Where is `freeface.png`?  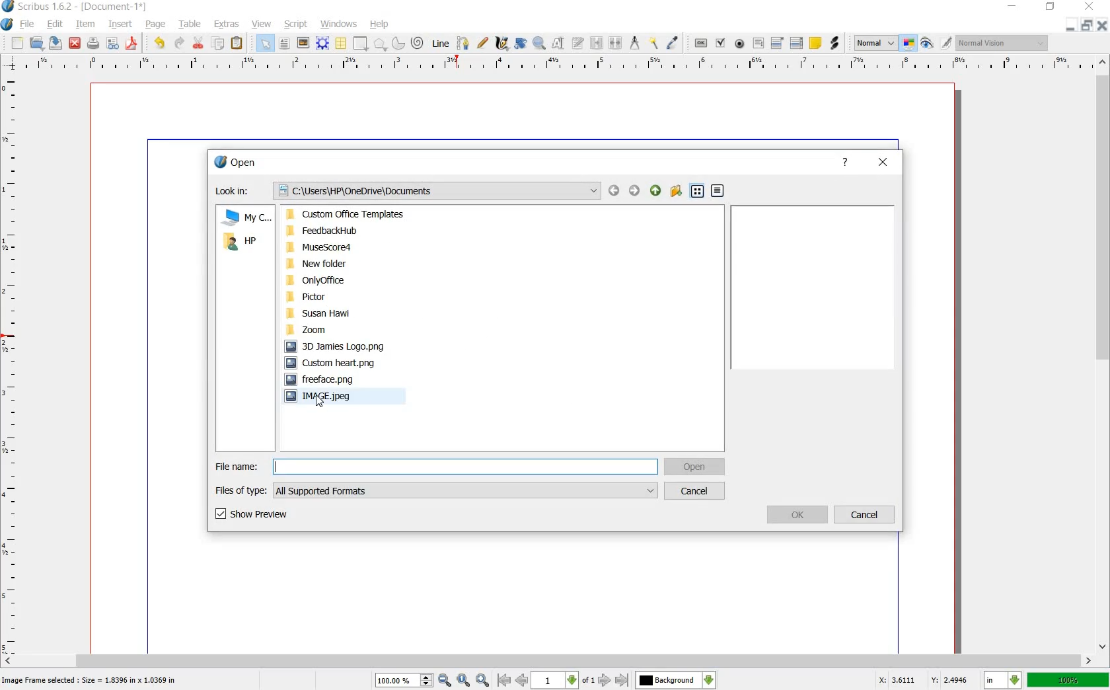 freeface.png is located at coordinates (323, 379).